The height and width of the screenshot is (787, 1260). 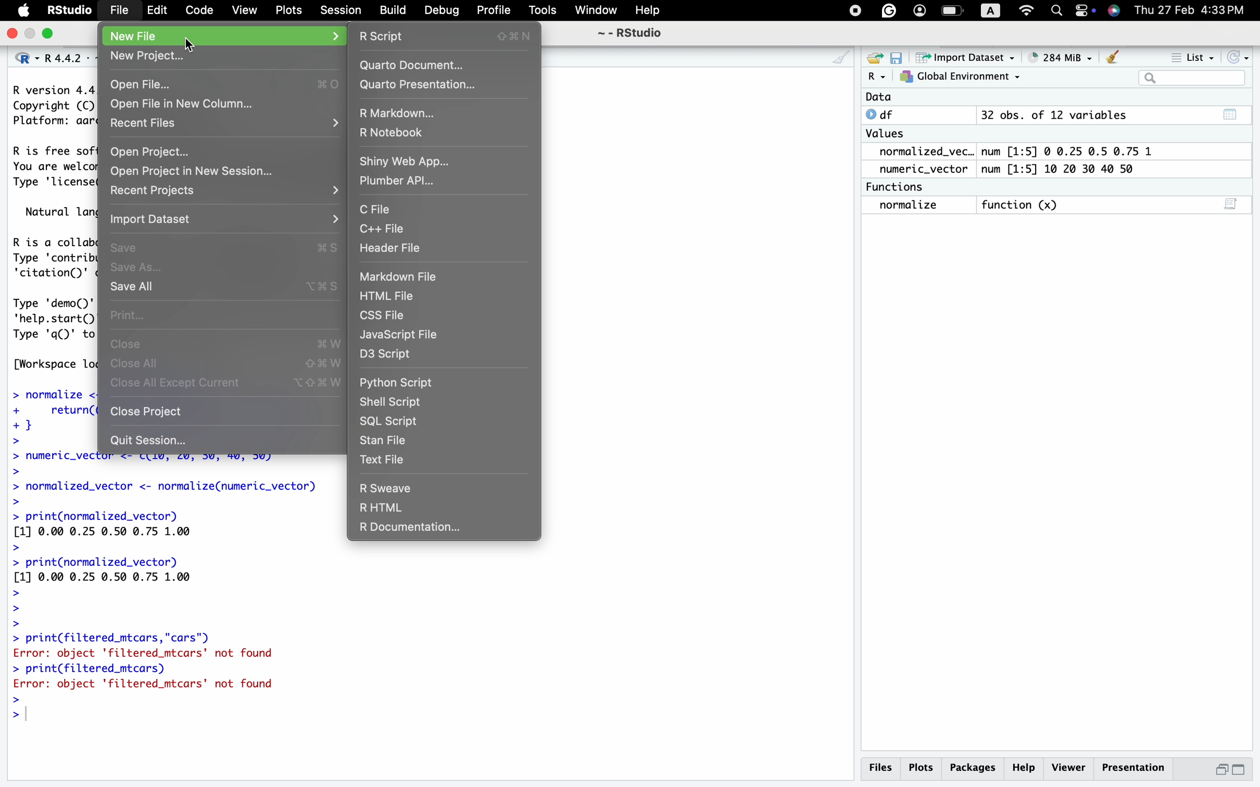 What do you see at coordinates (386, 230) in the screenshot?
I see `C++ File` at bounding box center [386, 230].